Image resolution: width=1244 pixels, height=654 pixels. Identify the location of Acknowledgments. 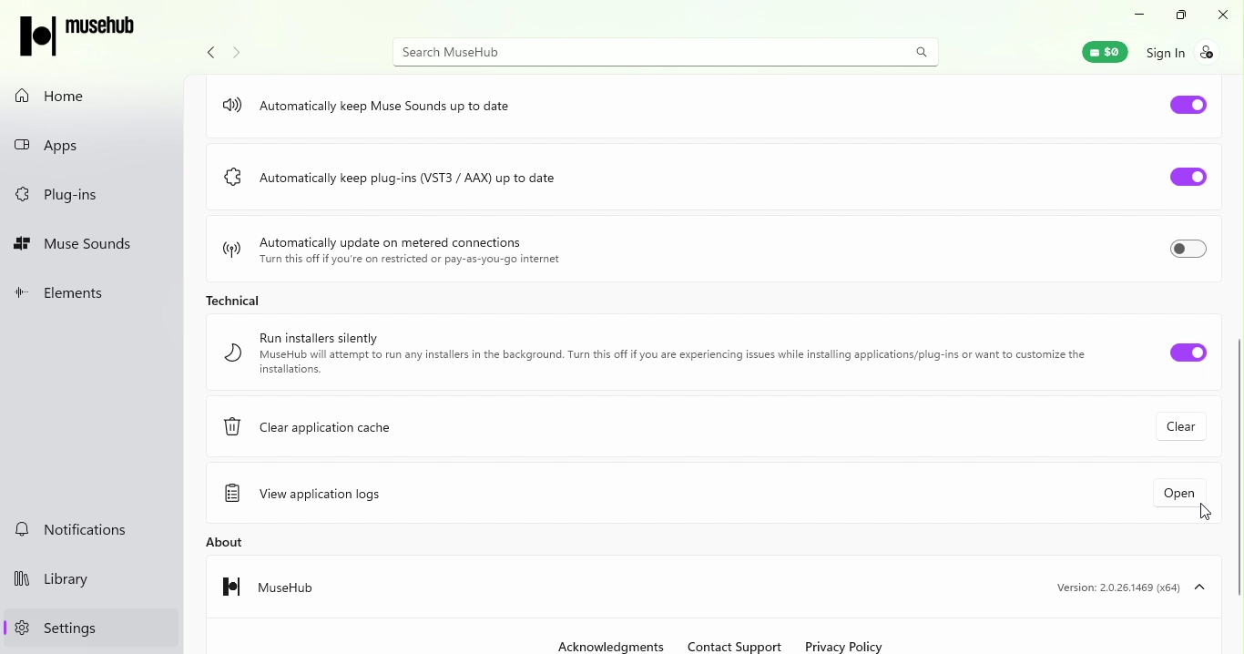
(611, 645).